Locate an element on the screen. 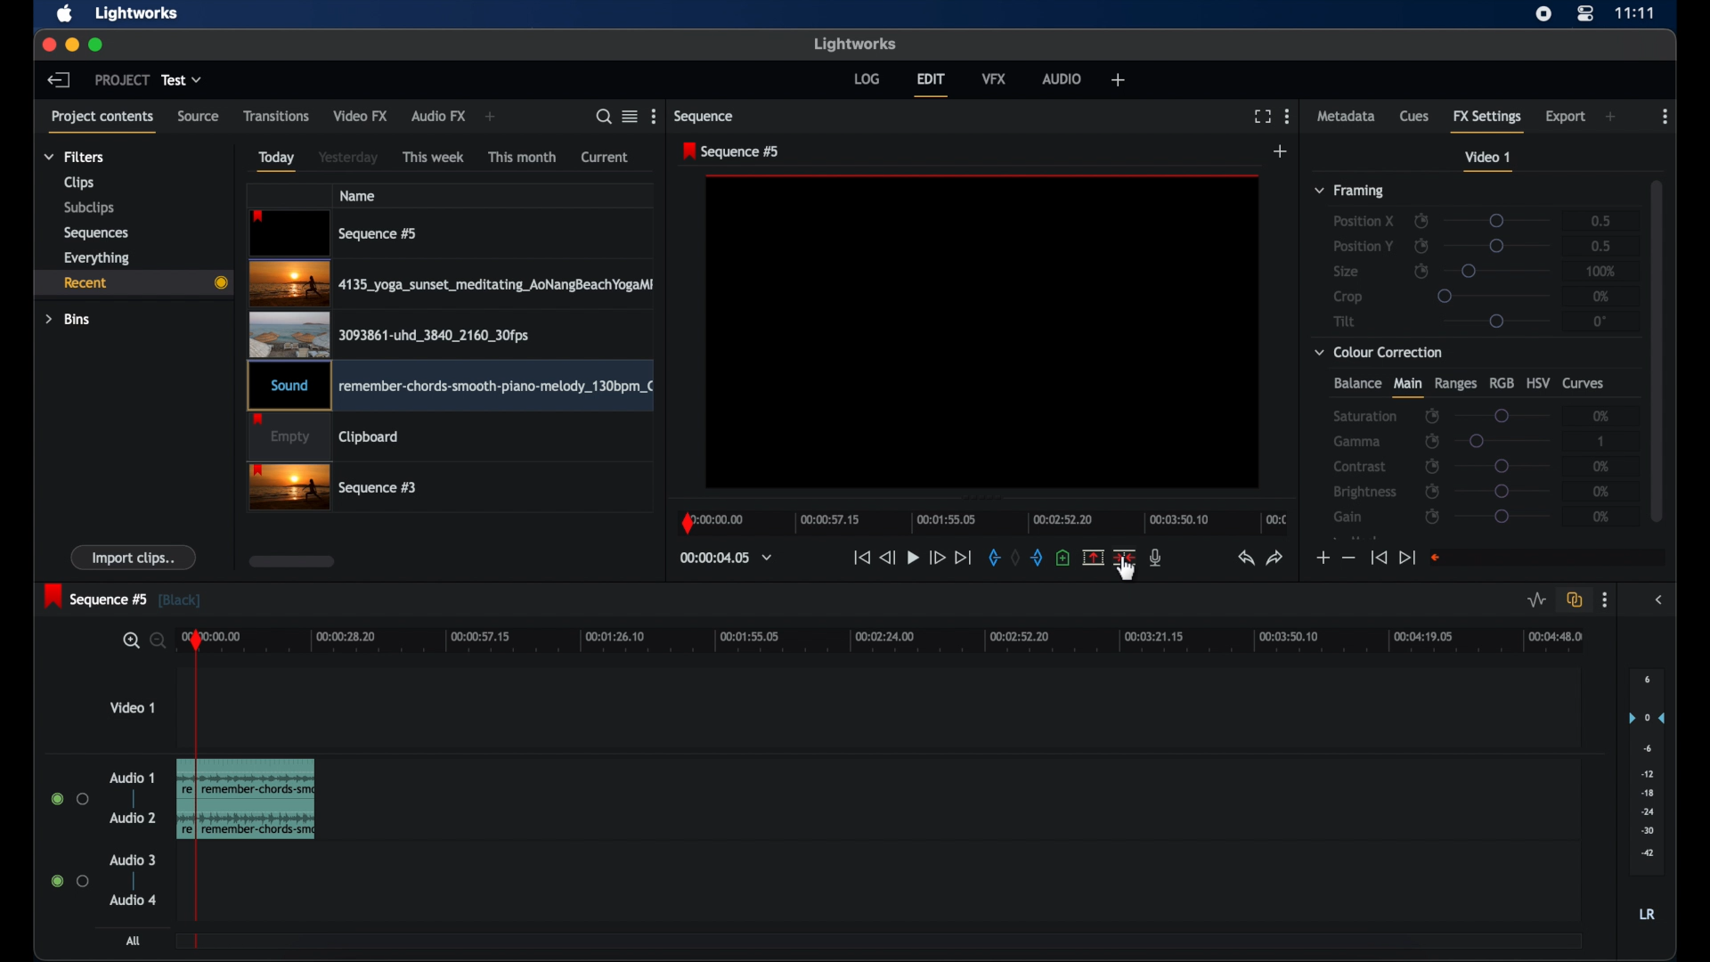 Image resolution: width=1710 pixels, height=962 pixels. sequences is located at coordinates (97, 232).